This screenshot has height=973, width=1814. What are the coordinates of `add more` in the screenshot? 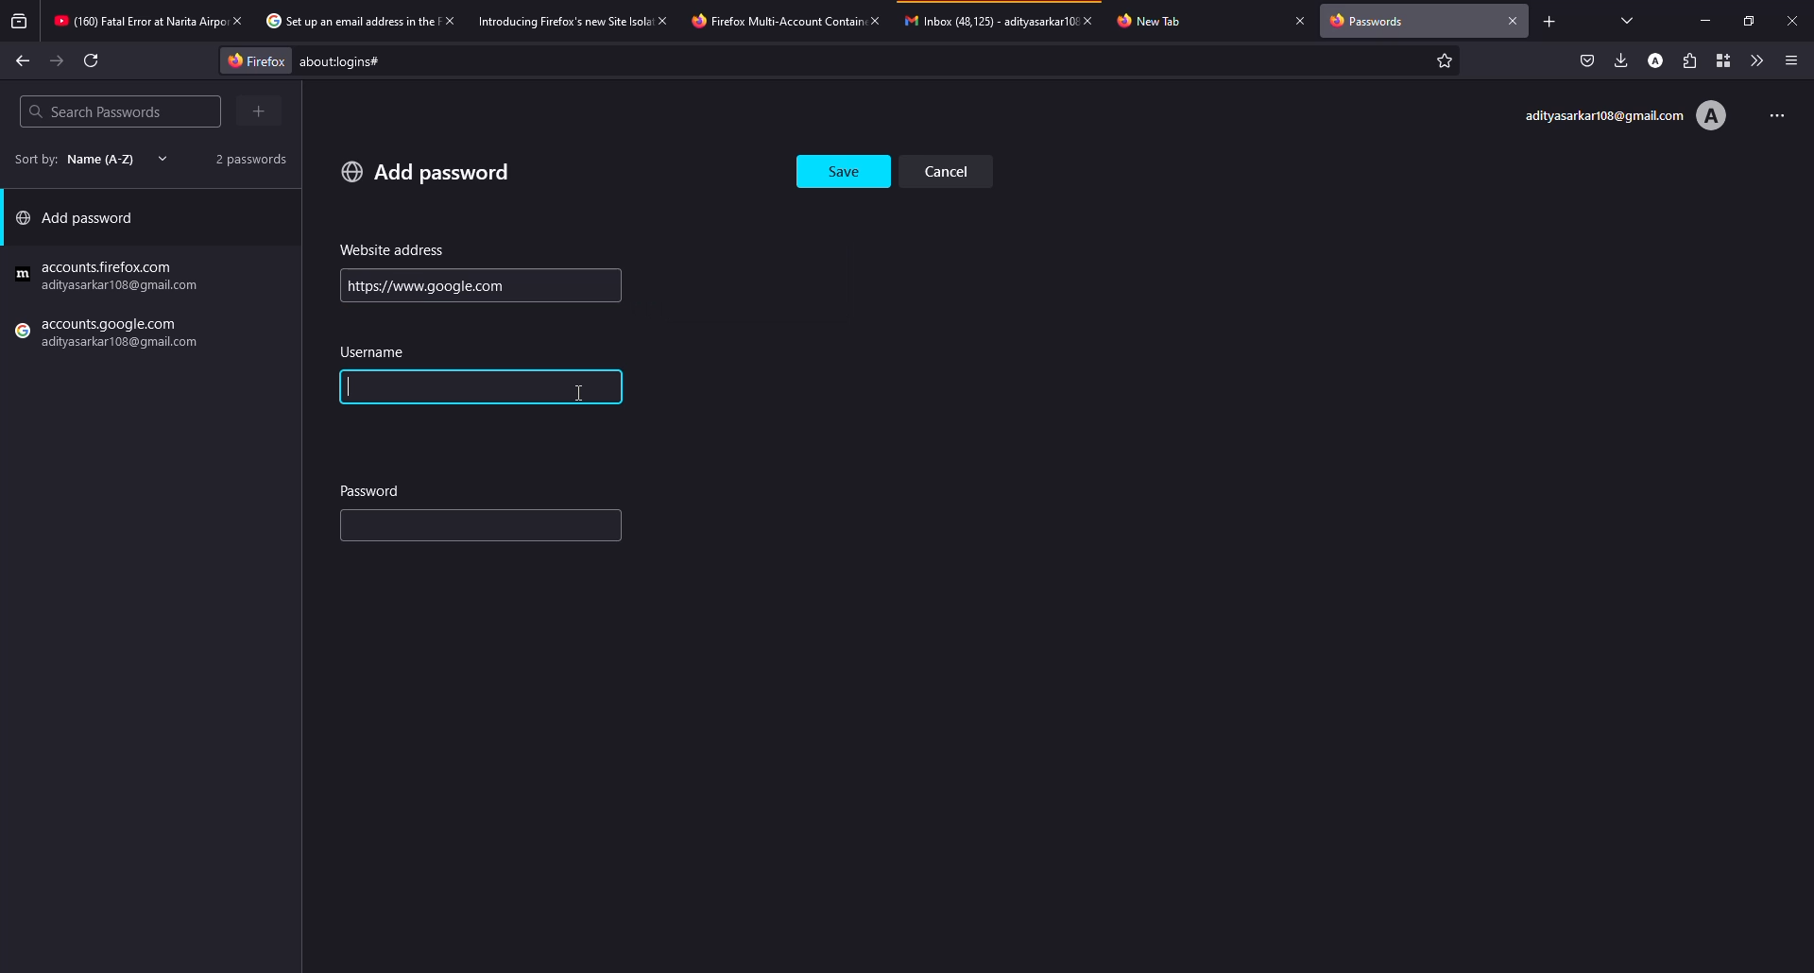 It's located at (262, 111).